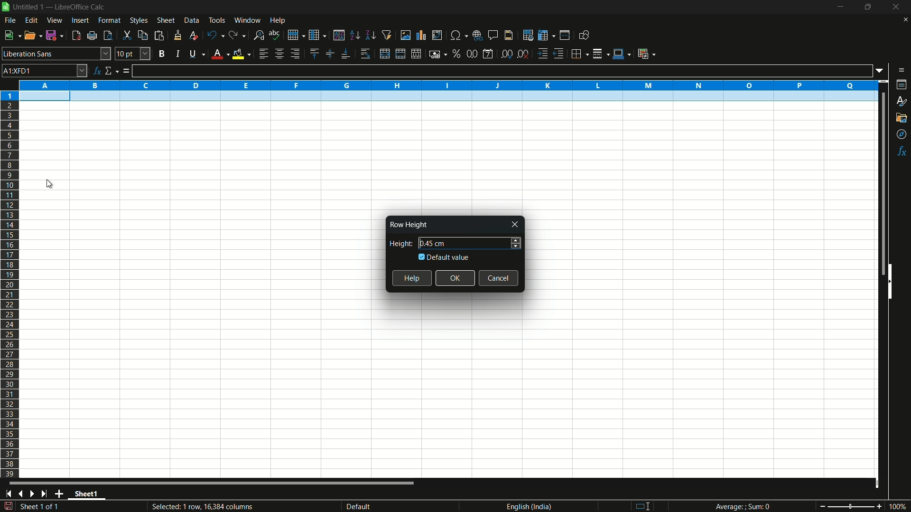 The width and height of the screenshot is (911, 512). Describe the element at coordinates (840, 7) in the screenshot. I see `minimize` at that location.